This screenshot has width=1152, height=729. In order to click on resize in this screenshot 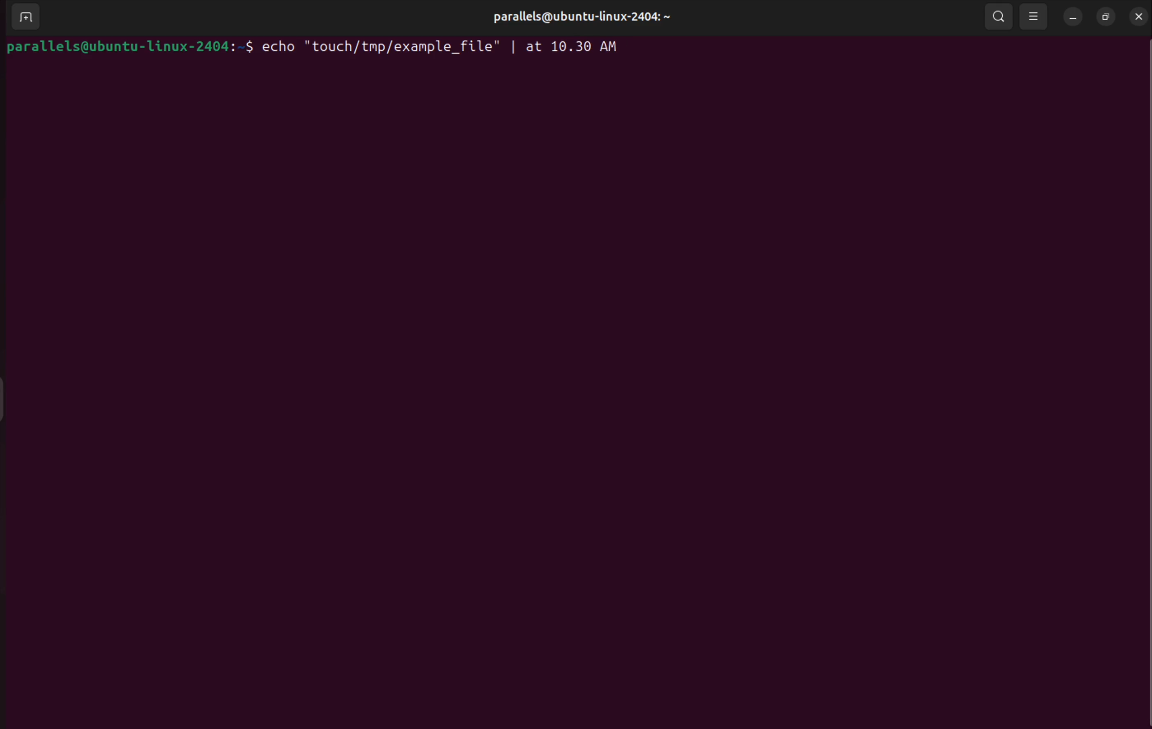, I will do `click(1106, 16)`.